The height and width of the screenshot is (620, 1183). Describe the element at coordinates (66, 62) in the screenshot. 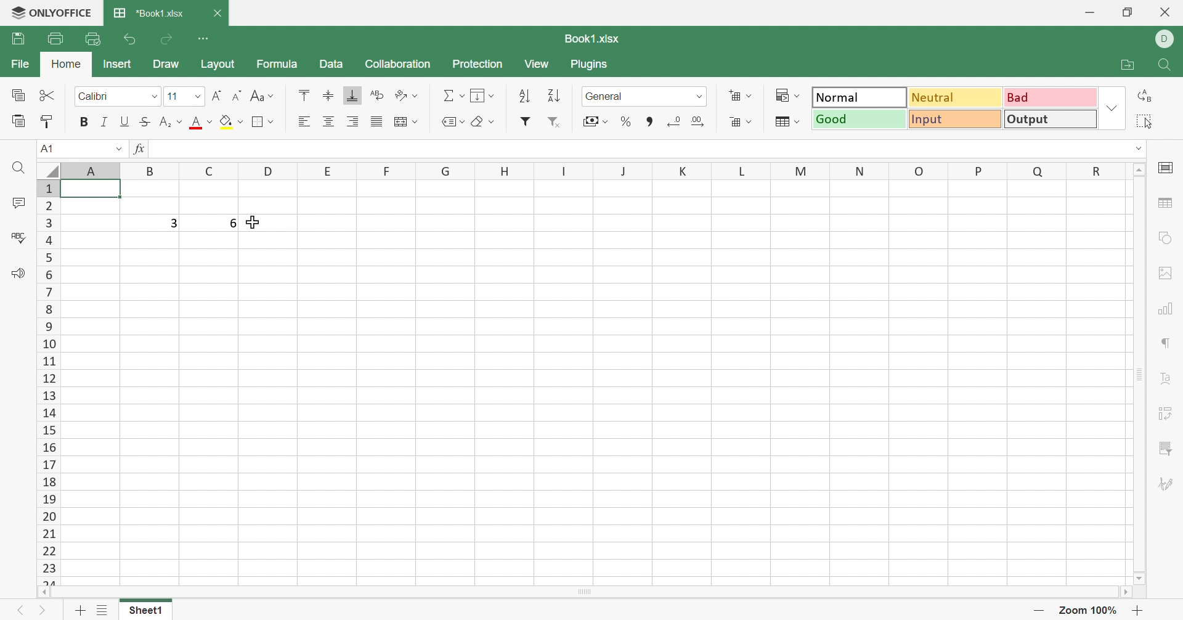

I see `Home` at that location.